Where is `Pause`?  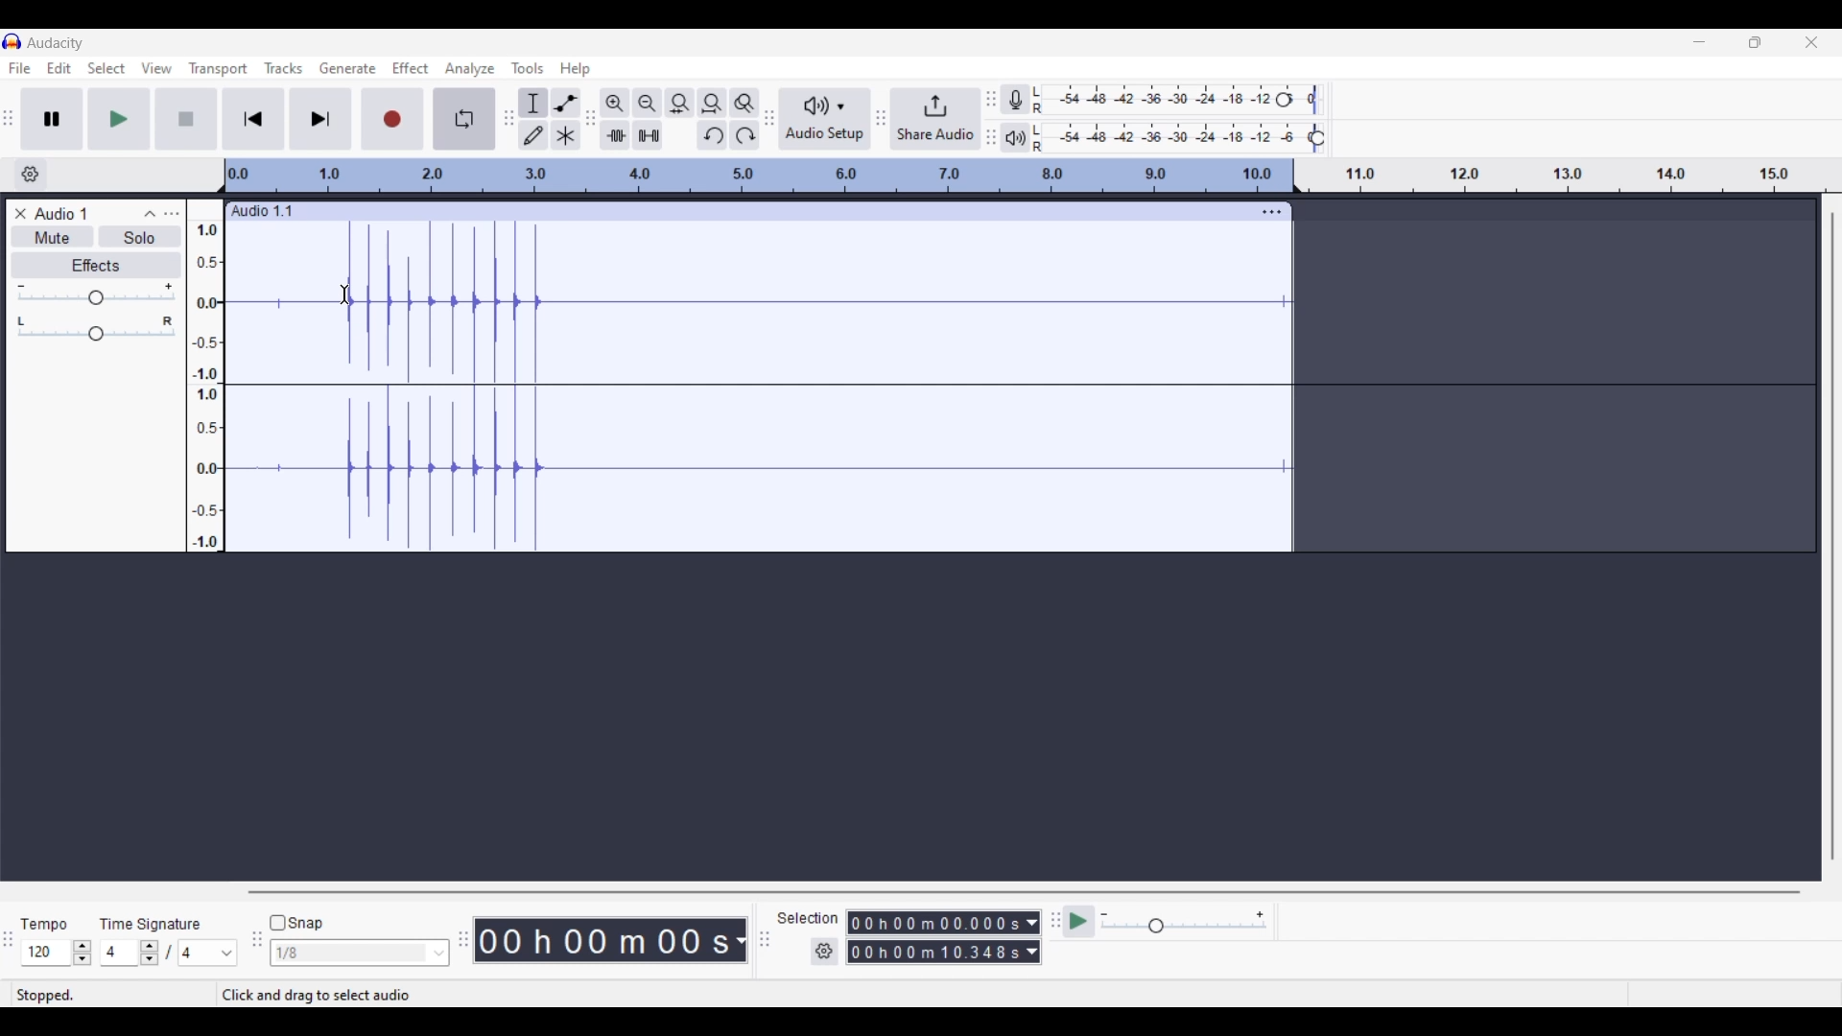 Pause is located at coordinates (53, 119).